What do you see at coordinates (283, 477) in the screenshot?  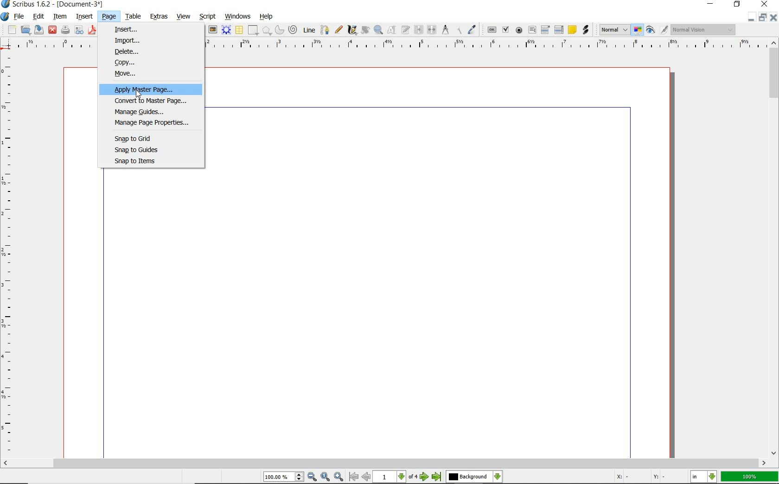 I see `Zoom 100.00%` at bounding box center [283, 477].